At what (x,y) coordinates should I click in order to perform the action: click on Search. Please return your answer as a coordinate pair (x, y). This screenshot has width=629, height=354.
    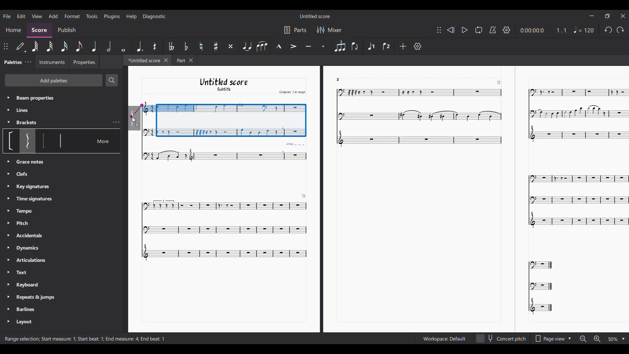
    Looking at the image, I should click on (112, 80).